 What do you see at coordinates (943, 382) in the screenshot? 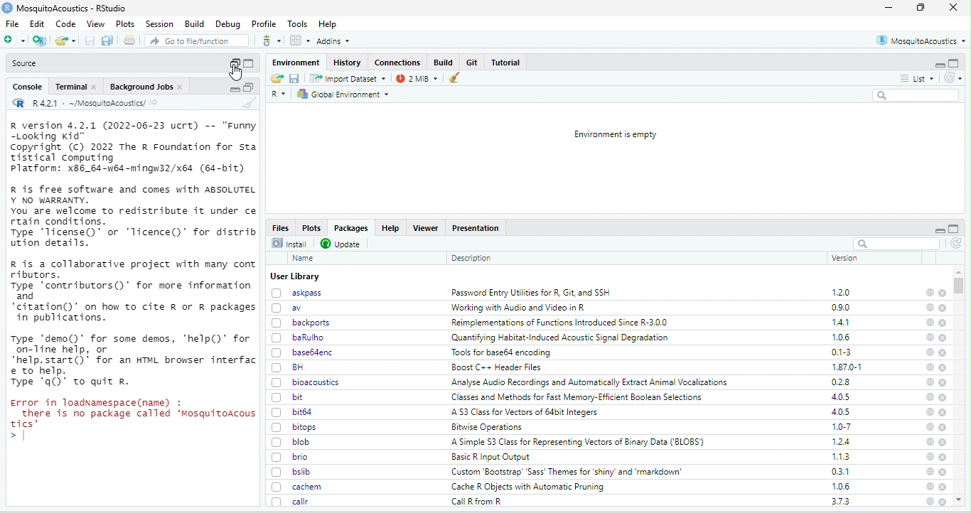
I see `close` at bounding box center [943, 382].